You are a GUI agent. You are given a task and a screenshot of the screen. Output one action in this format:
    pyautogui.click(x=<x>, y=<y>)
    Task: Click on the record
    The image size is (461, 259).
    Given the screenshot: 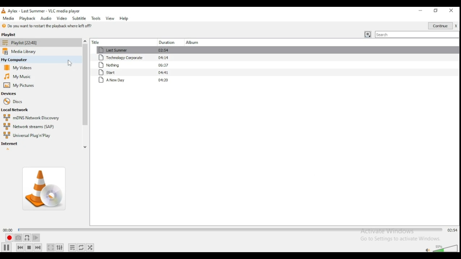 What is the action you would take?
    pyautogui.click(x=9, y=238)
    